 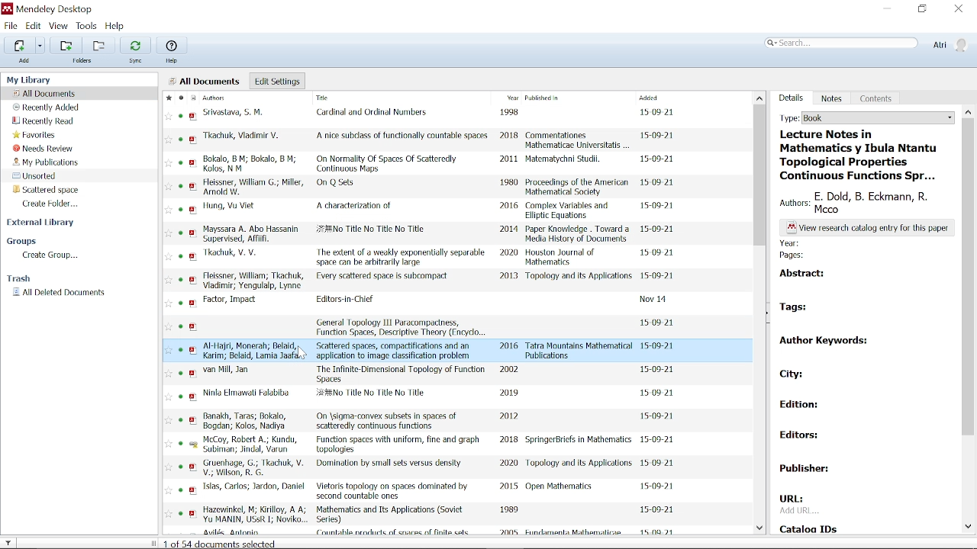 I want to click on Minimize, so click(x=887, y=9).